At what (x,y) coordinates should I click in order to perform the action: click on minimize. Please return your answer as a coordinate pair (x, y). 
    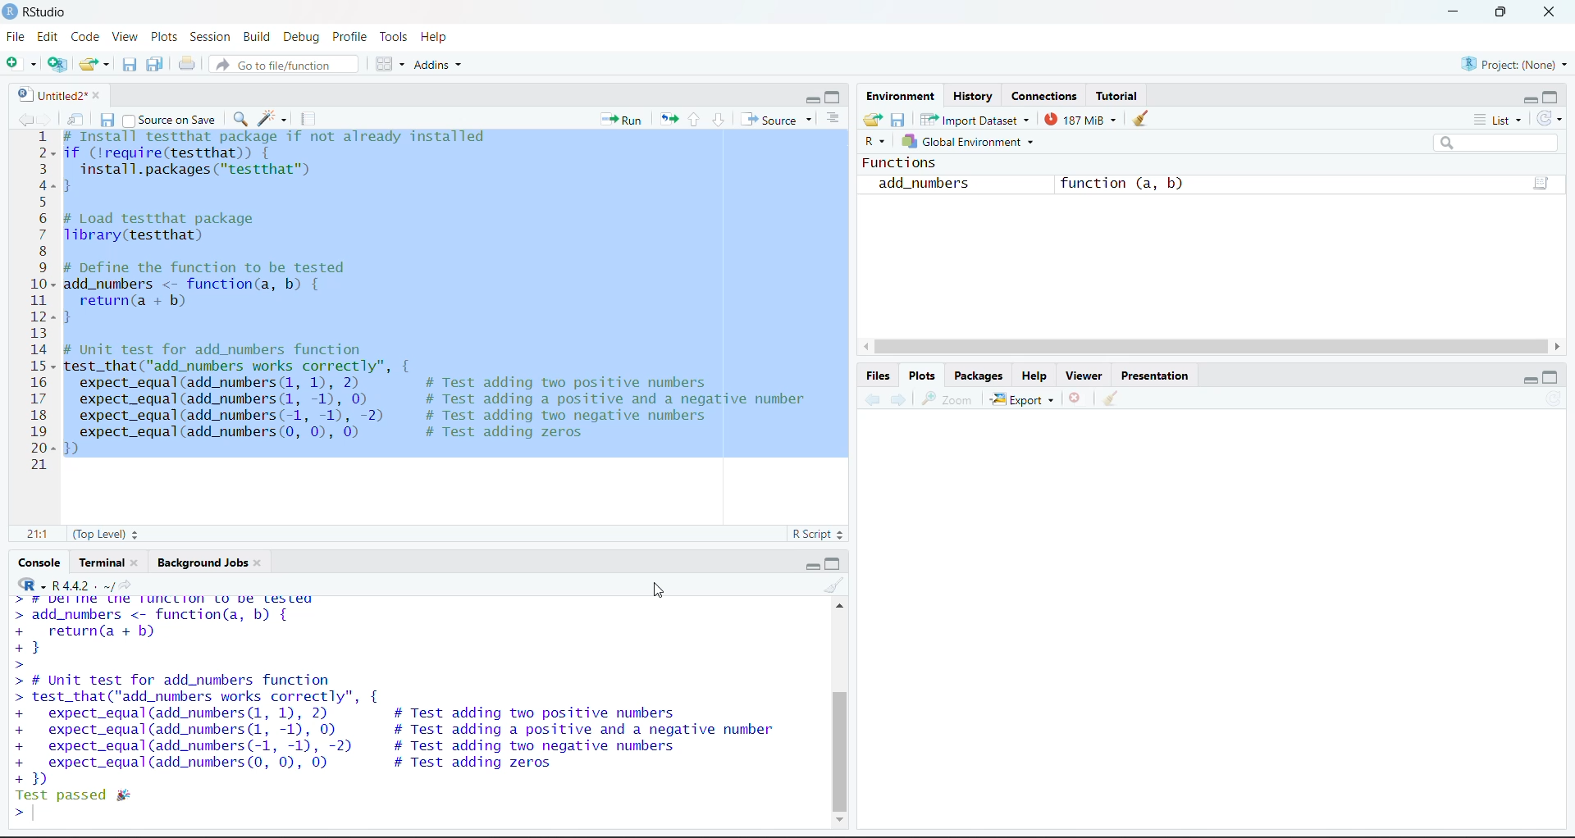
    Looking at the image, I should click on (812, 564).